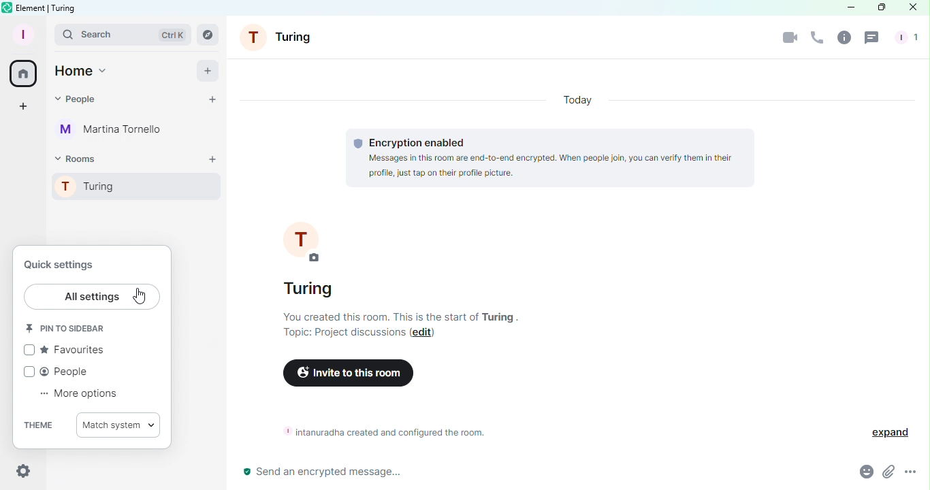  I want to click on Rooms, so click(82, 158).